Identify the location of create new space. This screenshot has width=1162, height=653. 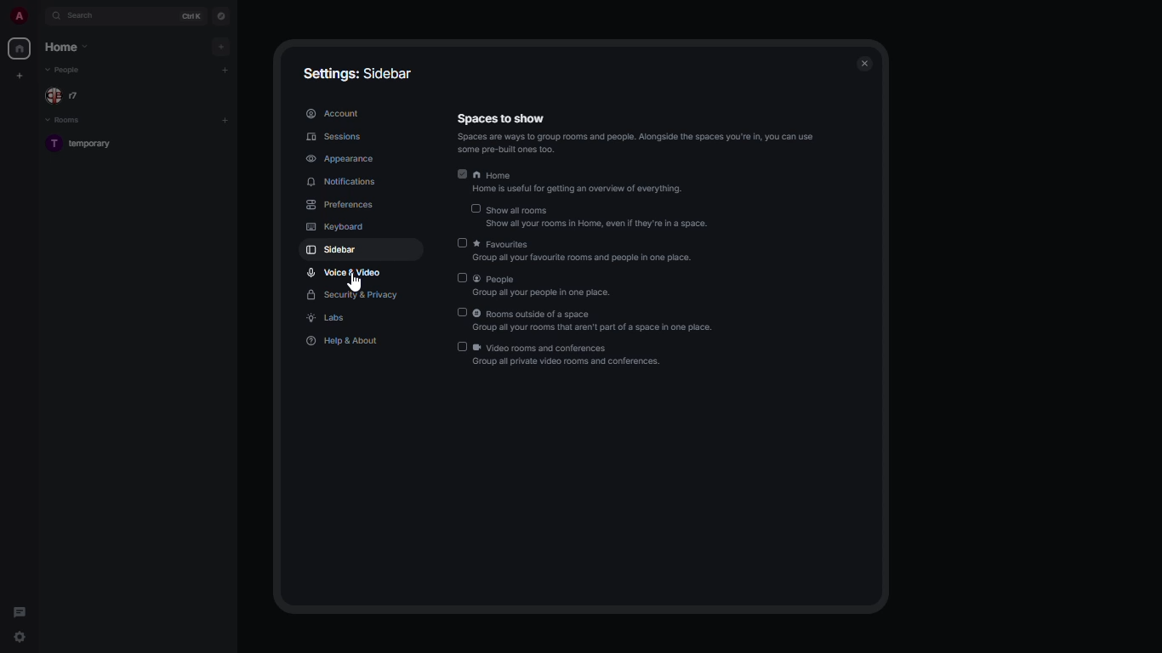
(17, 76).